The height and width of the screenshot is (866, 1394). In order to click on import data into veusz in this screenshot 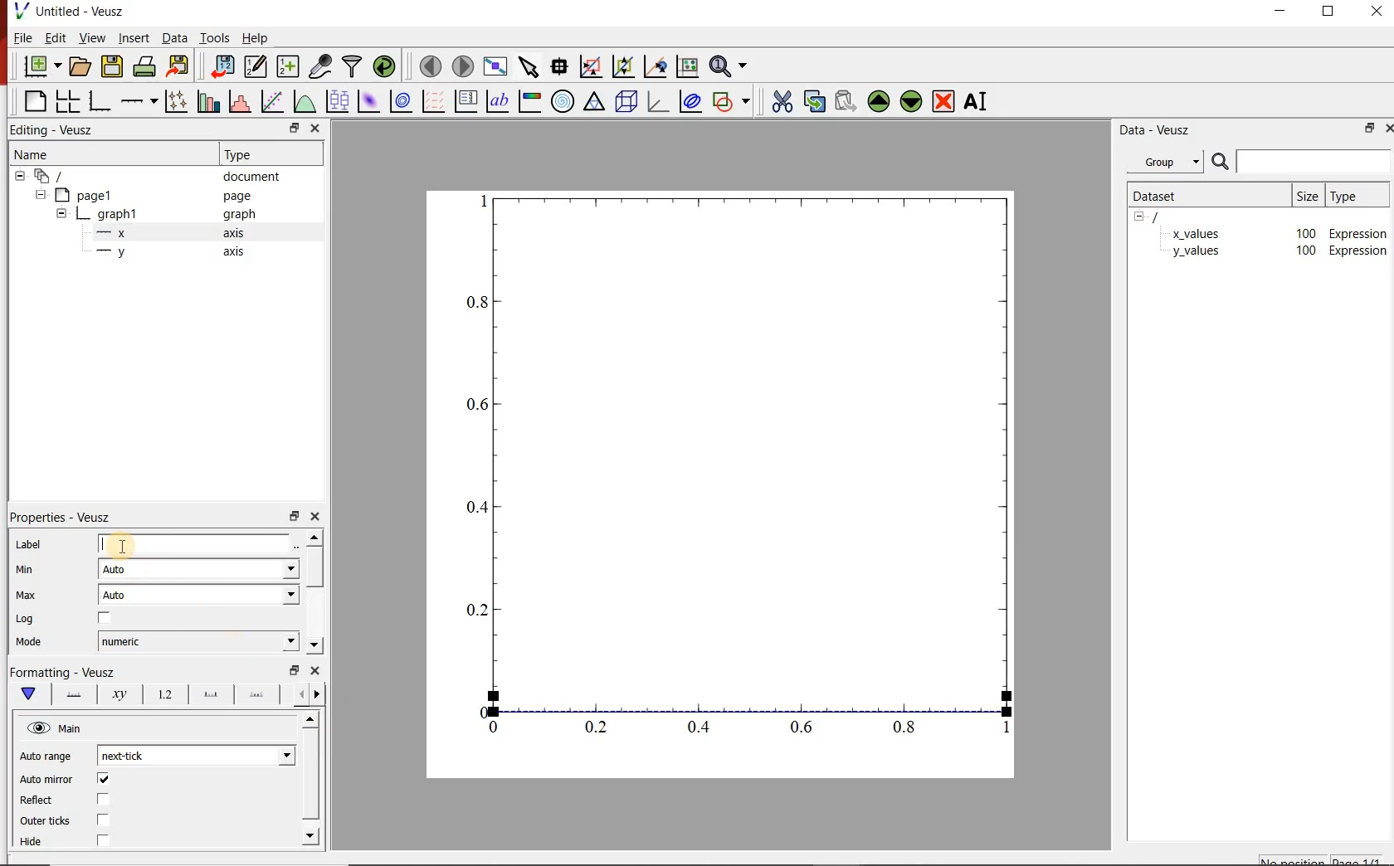, I will do `click(222, 66)`.